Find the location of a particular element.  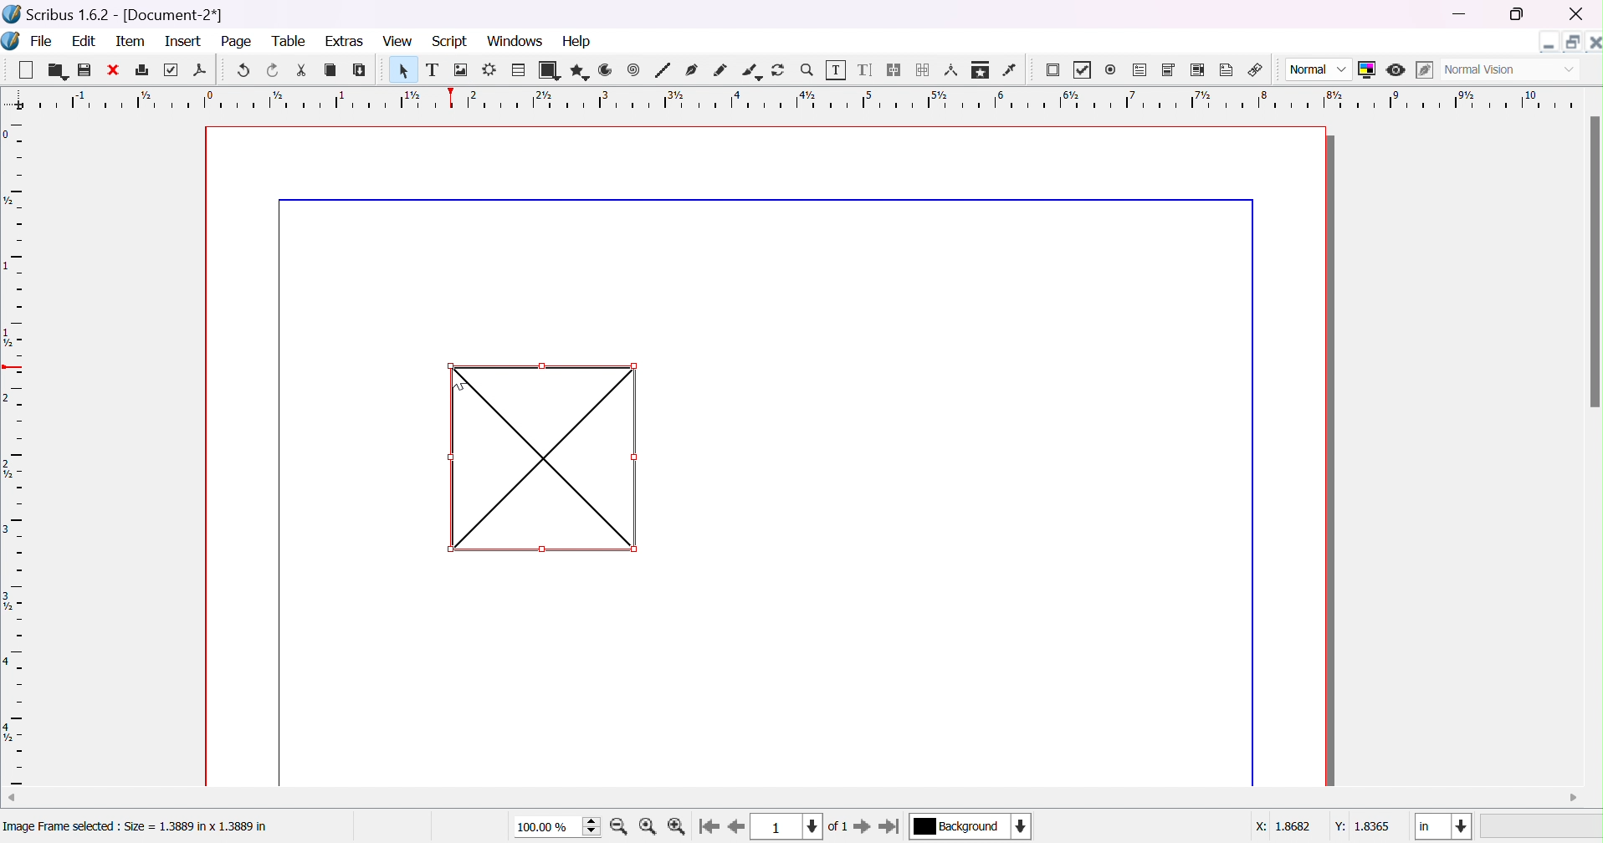

zoom in is located at coordinates (619, 827).